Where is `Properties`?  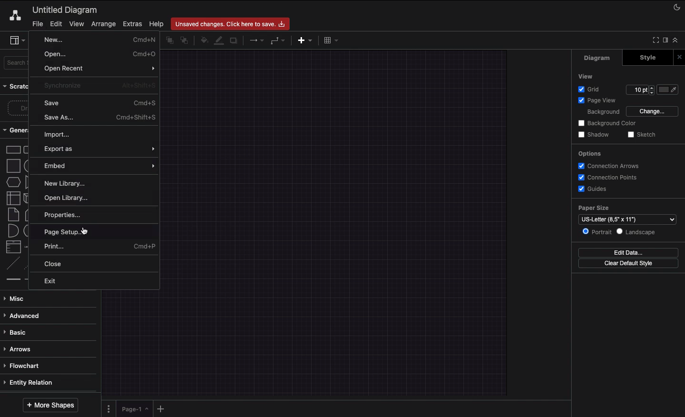 Properties is located at coordinates (68, 215).